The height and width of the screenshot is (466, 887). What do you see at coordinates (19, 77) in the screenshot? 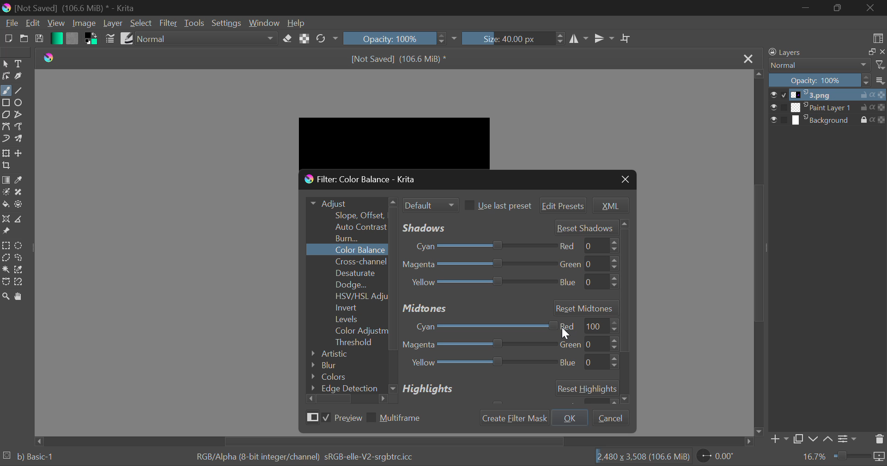
I see `Calligraphic Tool` at bounding box center [19, 77].